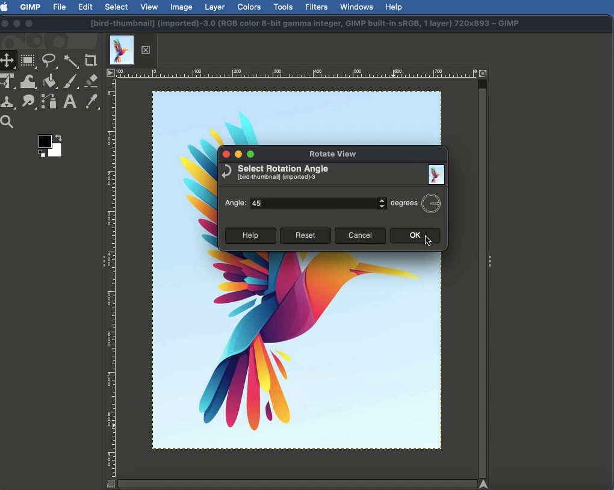 This screenshot has height=490, width=614. I want to click on File, so click(60, 6).